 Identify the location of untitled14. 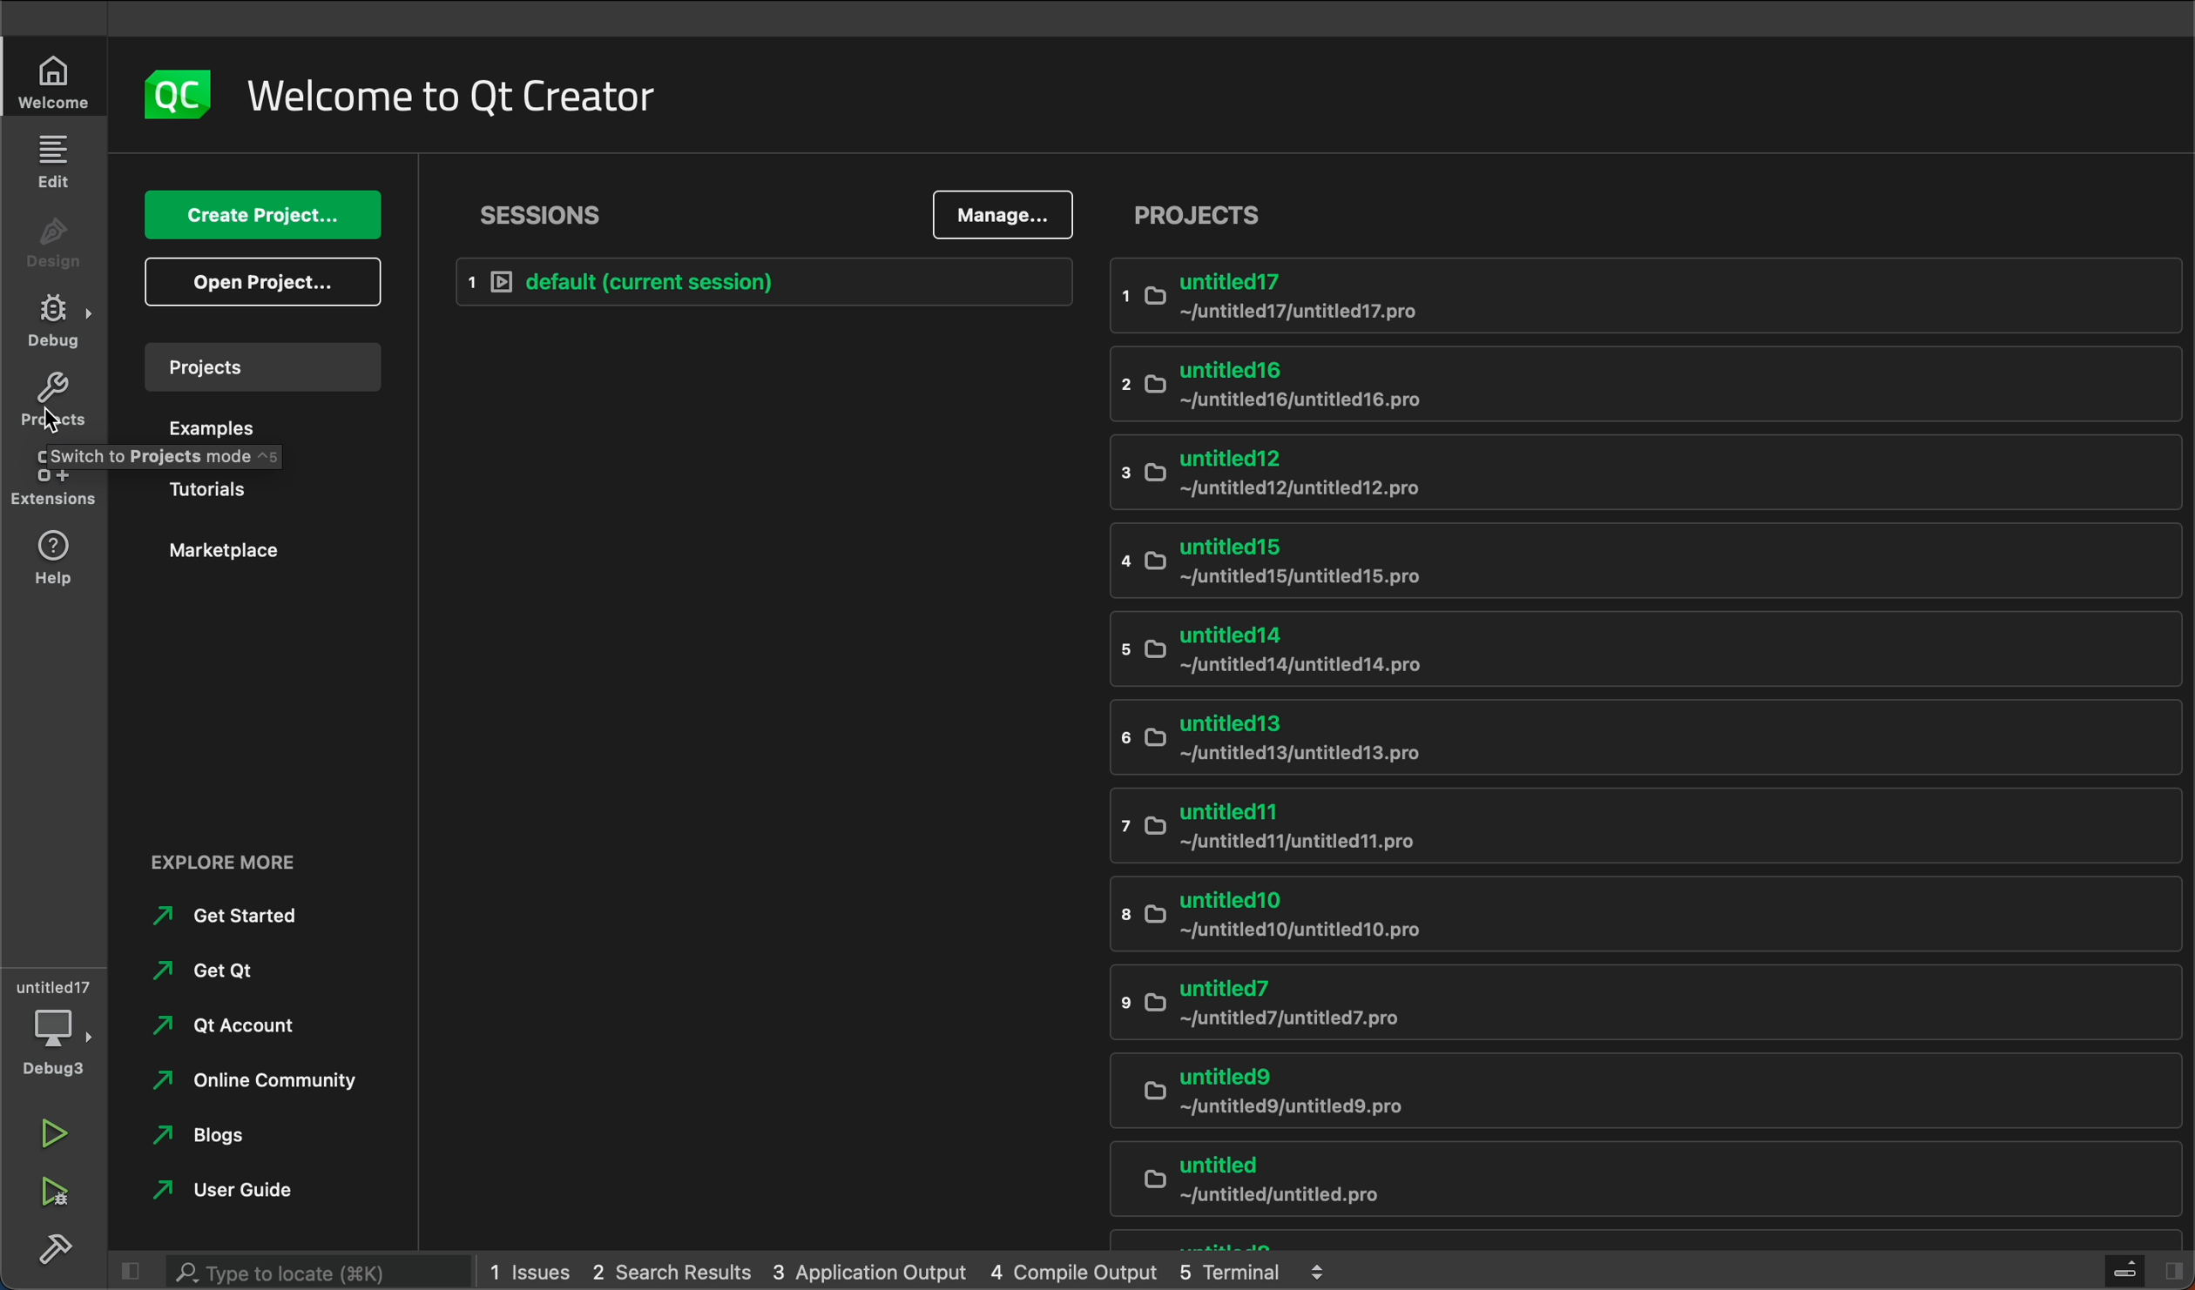
(1631, 648).